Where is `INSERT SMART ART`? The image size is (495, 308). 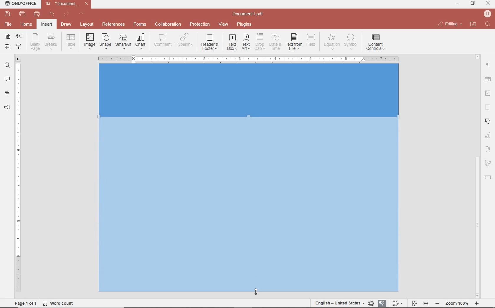
INSERT SMART ART is located at coordinates (123, 41).